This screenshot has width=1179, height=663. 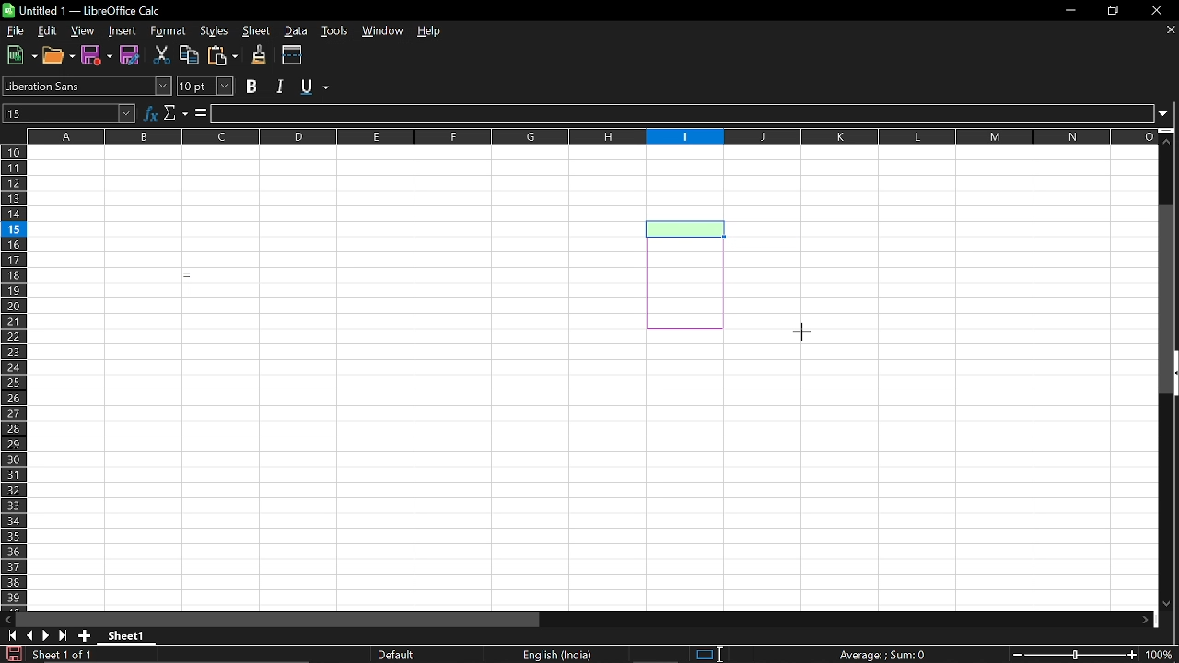 I want to click on Move down, so click(x=1172, y=604).